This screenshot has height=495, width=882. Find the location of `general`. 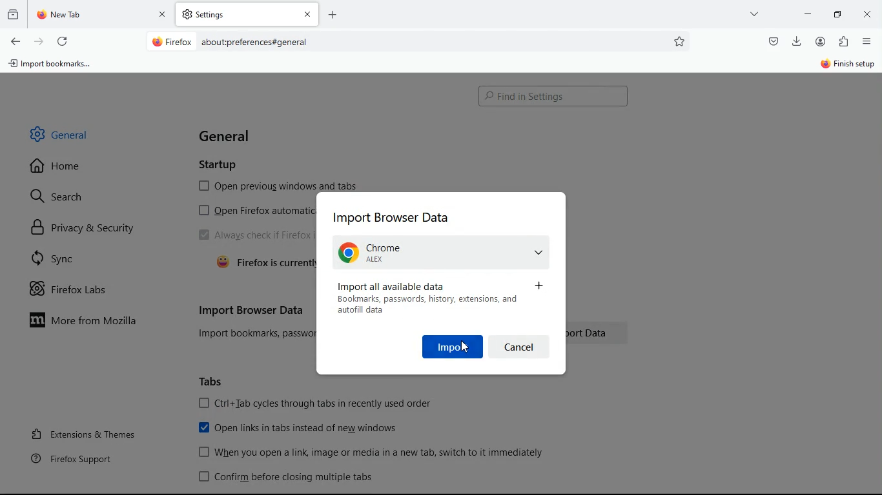

general is located at coordinates (72, 133).